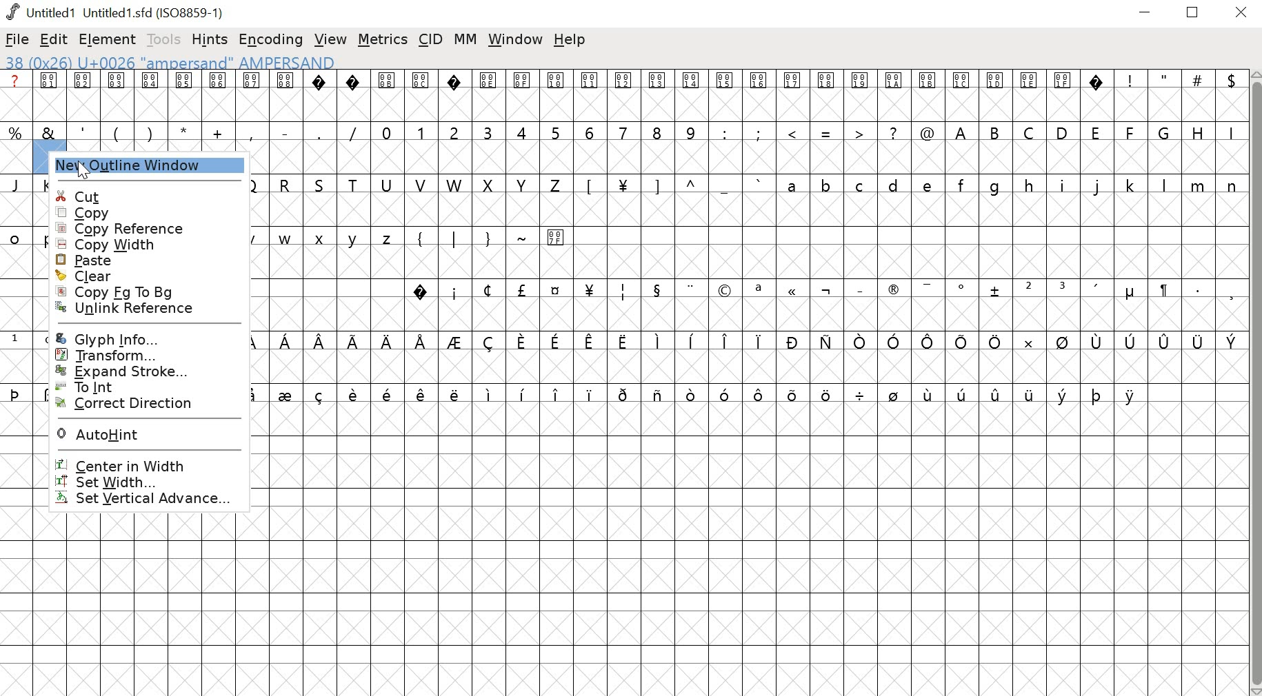 The height and width of the screenshot is (696, 1262). Describe the element at coordinates (421, 94) in the screenshot. I see `000C` at that location.